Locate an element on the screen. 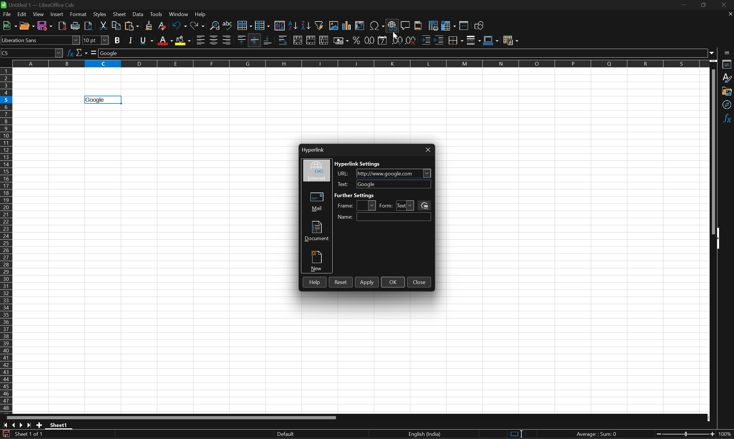 Image resolution: width=734 pixels, height=439 pixels. The document has been modified. Click to save the document. is located at coordinates (6, 434).